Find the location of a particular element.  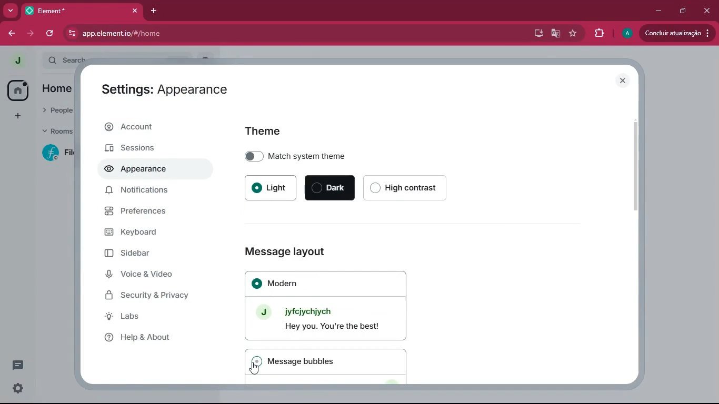

theme  is located at coordinates (275, 130).